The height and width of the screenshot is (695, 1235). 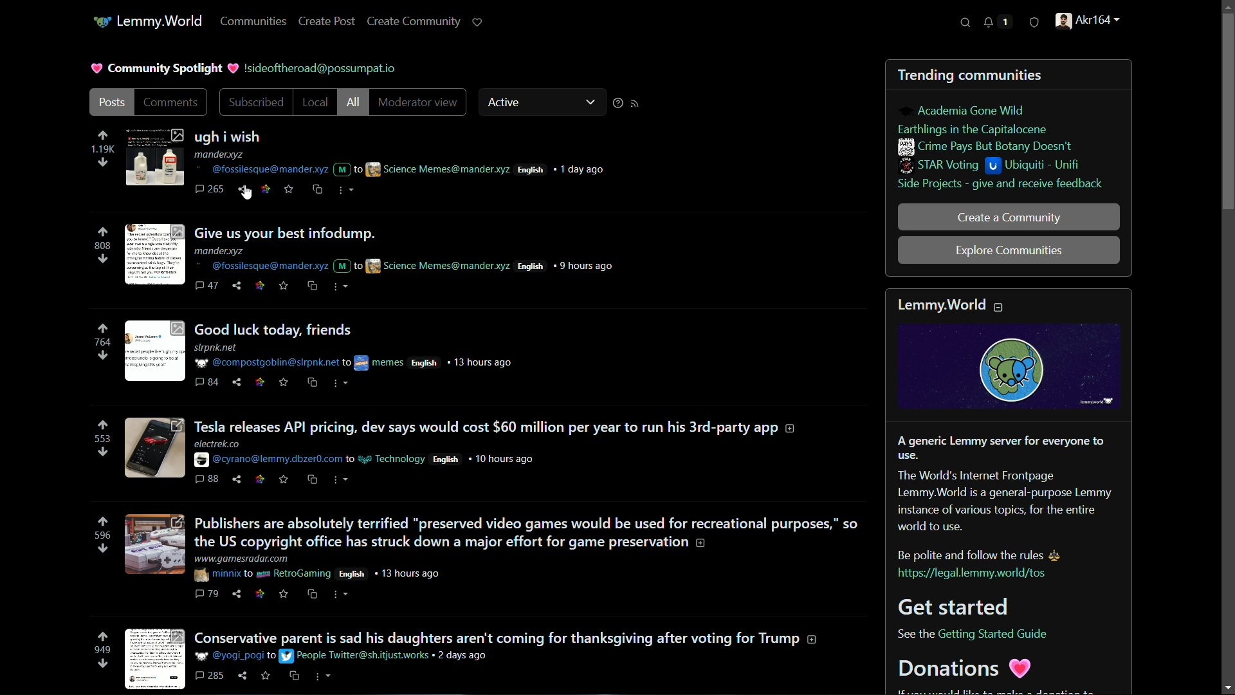 What do you see at coordinates (206, 286) in the screenshot?
I see `47 comments` at bounding box center [206, 286].